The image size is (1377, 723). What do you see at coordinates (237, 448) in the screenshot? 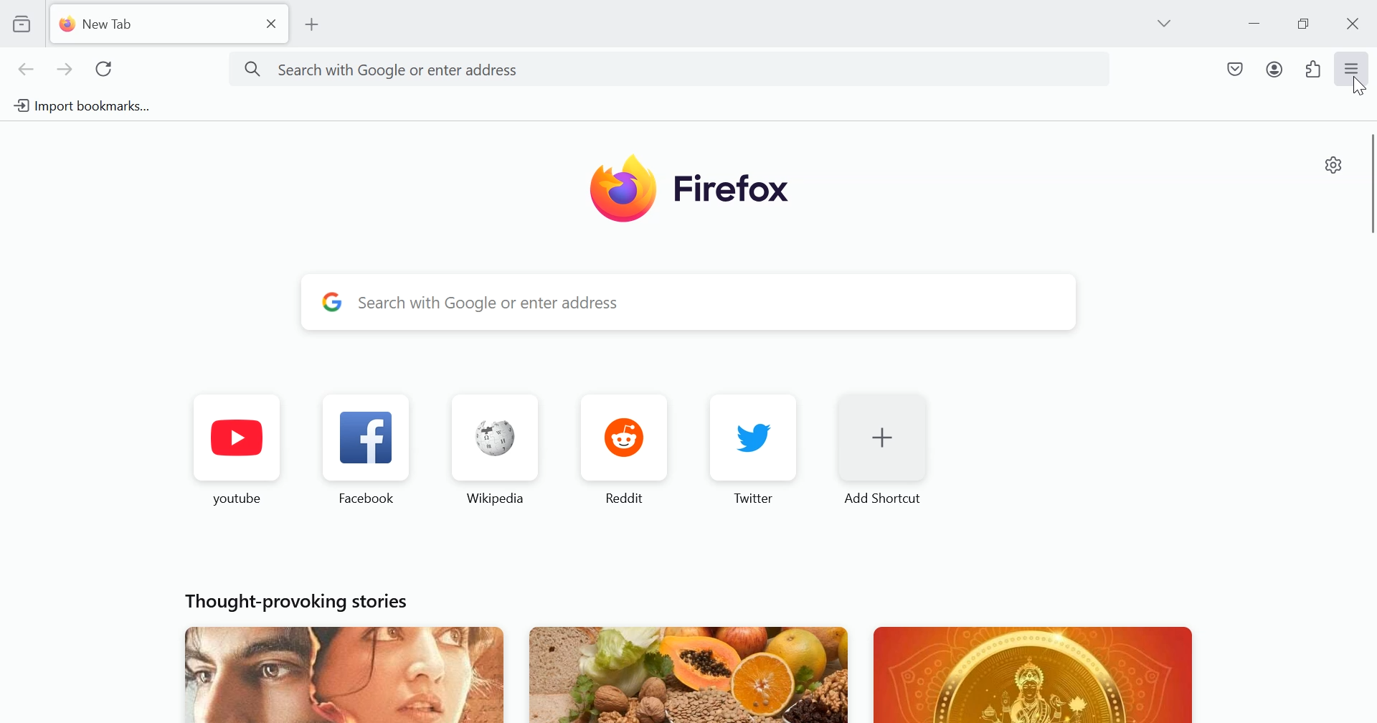
I see `YouTube` at bounding box center [237, 448].